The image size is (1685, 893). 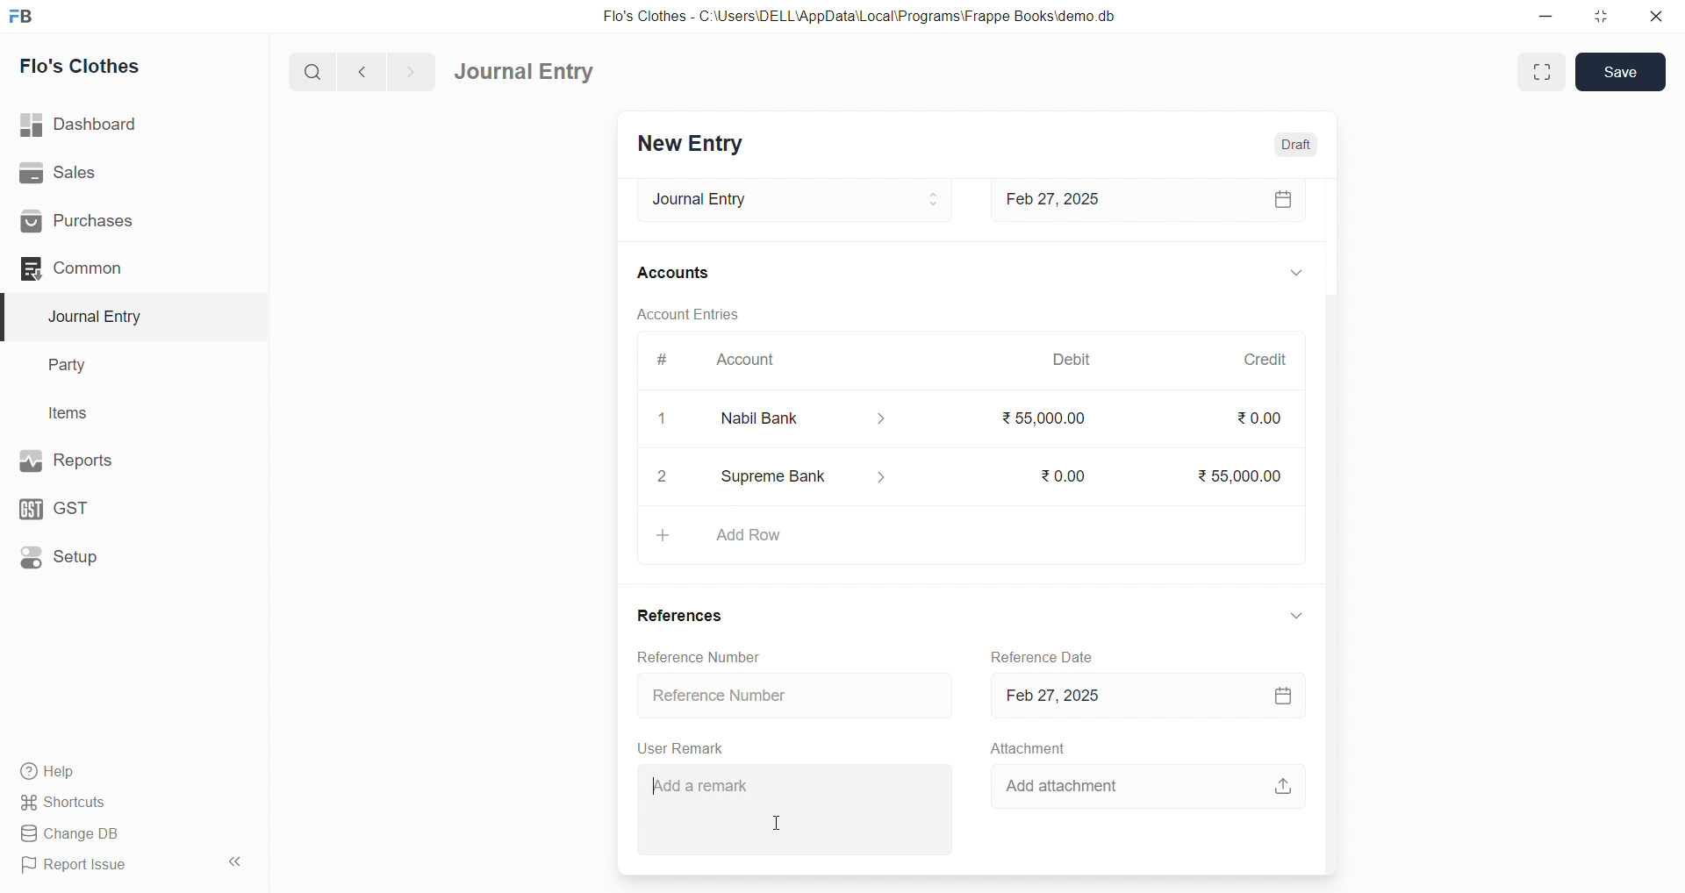 What do you see at coordinates (799, 808) in the screenshot?
I see `Add a remark` at bounding box center [799, 808].